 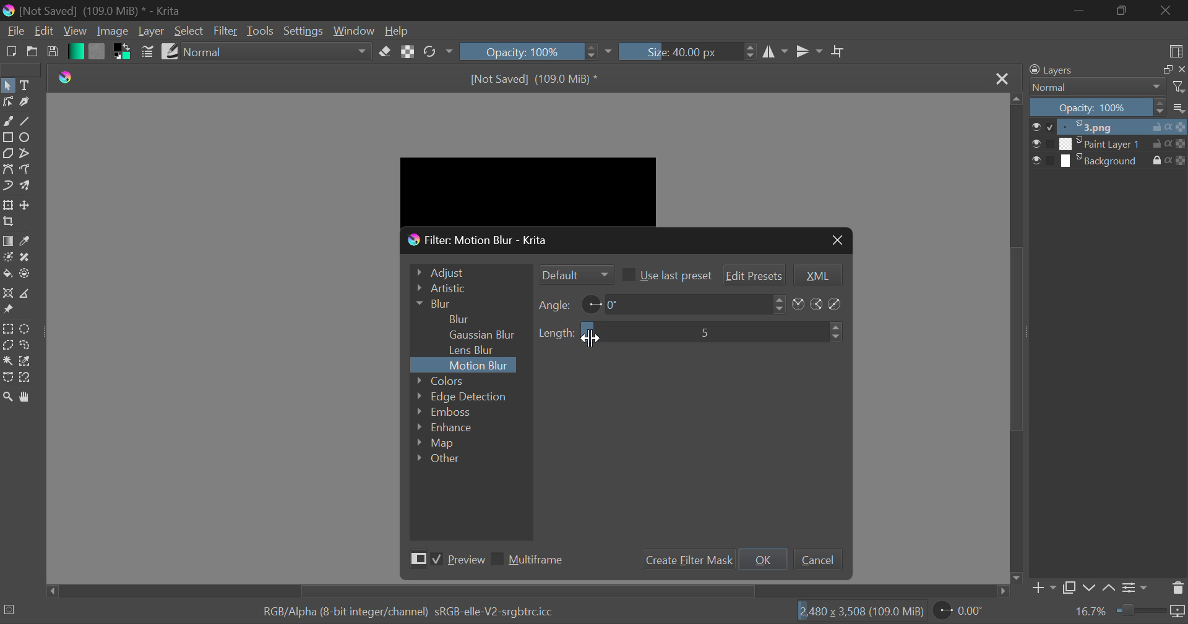 What do you see at coordinates (468, 289) in the screenshot?
I see `Artistic` at bounding box center [468, 289].